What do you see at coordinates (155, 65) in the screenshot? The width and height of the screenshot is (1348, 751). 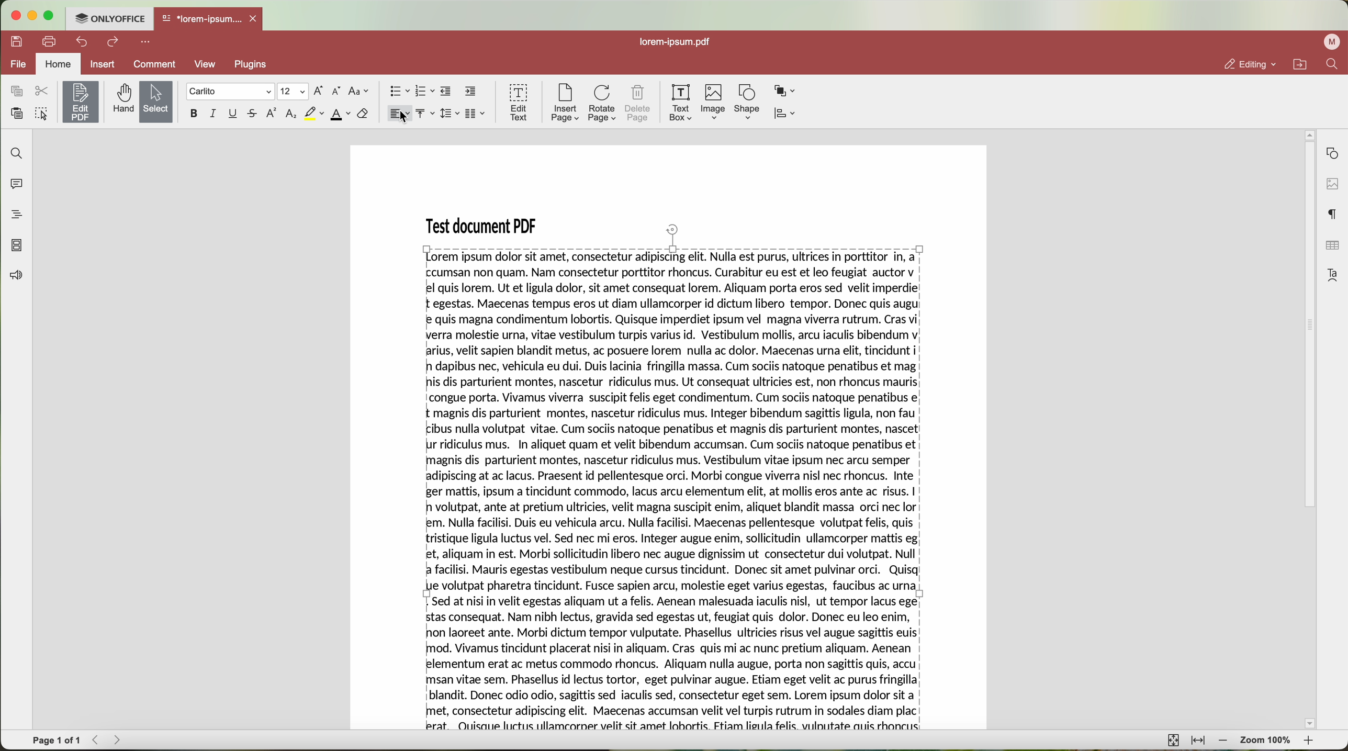 I see `comment` at bounding box center [155, 65].